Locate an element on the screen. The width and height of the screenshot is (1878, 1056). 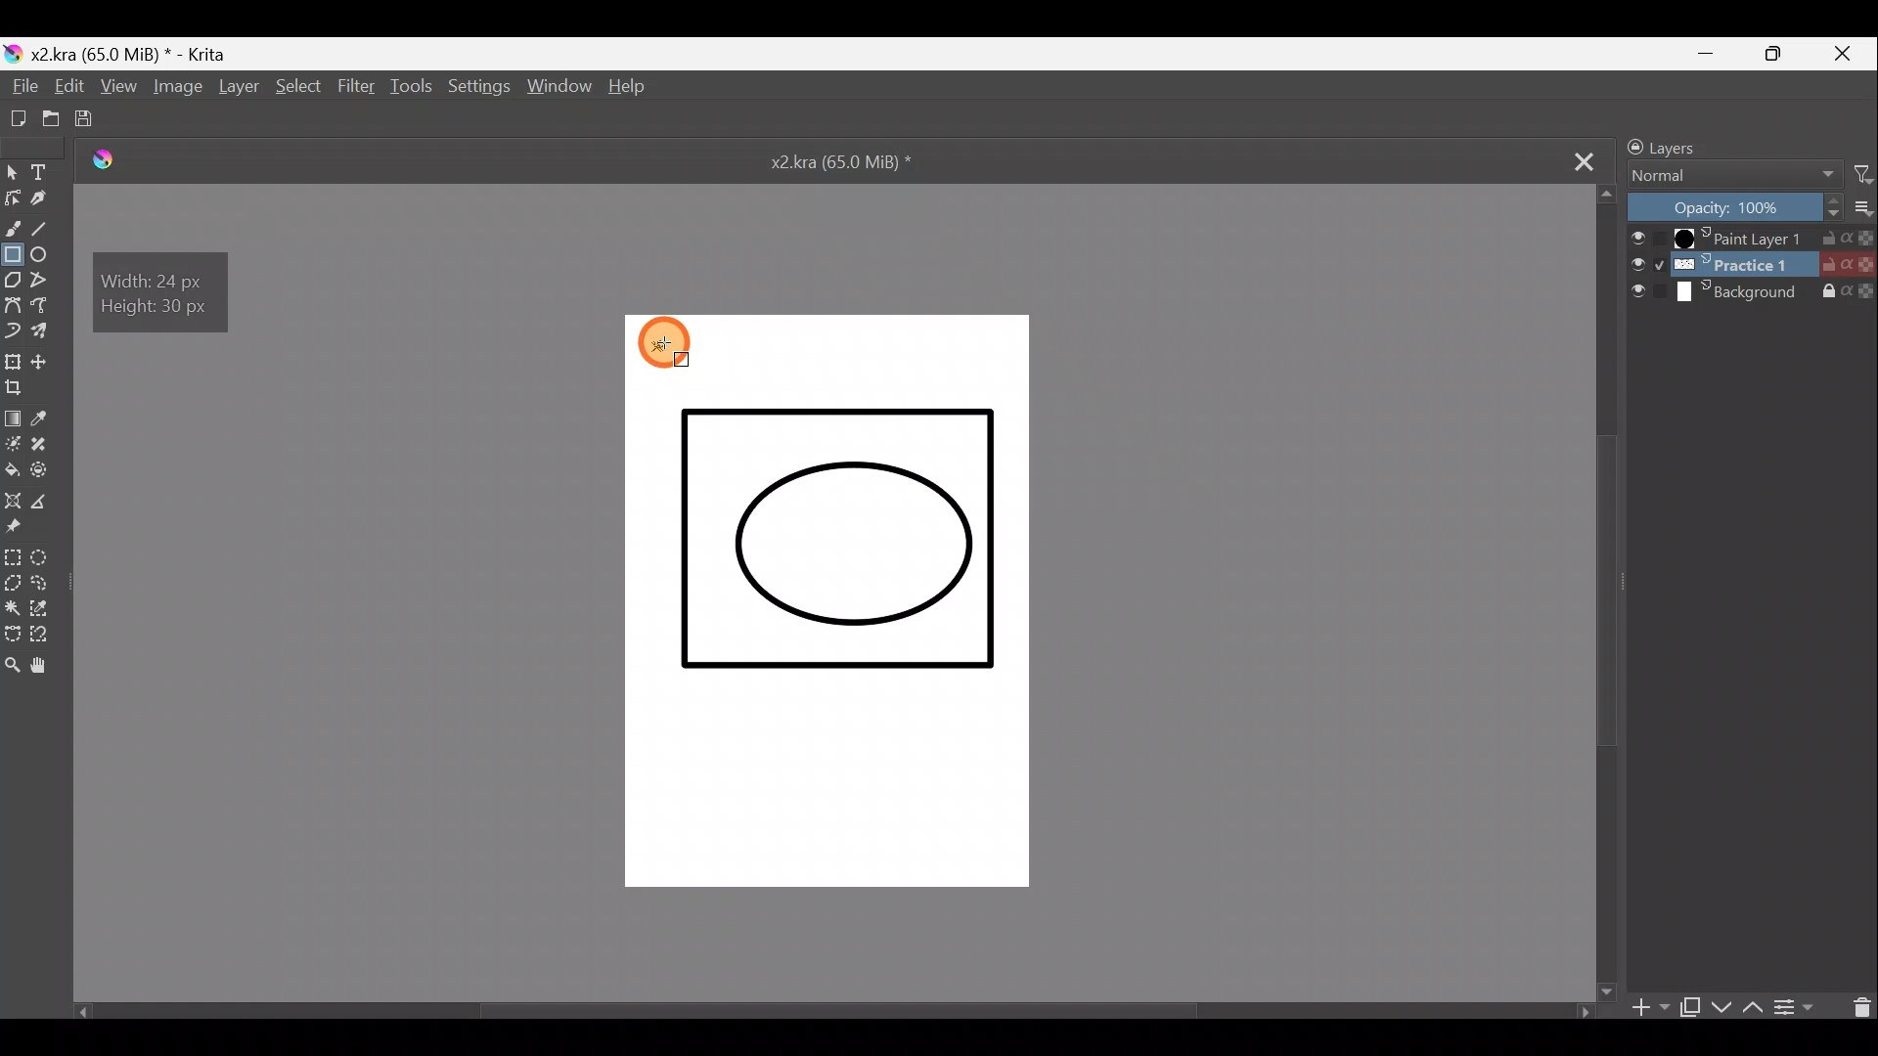
Elliptical selection tool is located at coordinates (50, 559).